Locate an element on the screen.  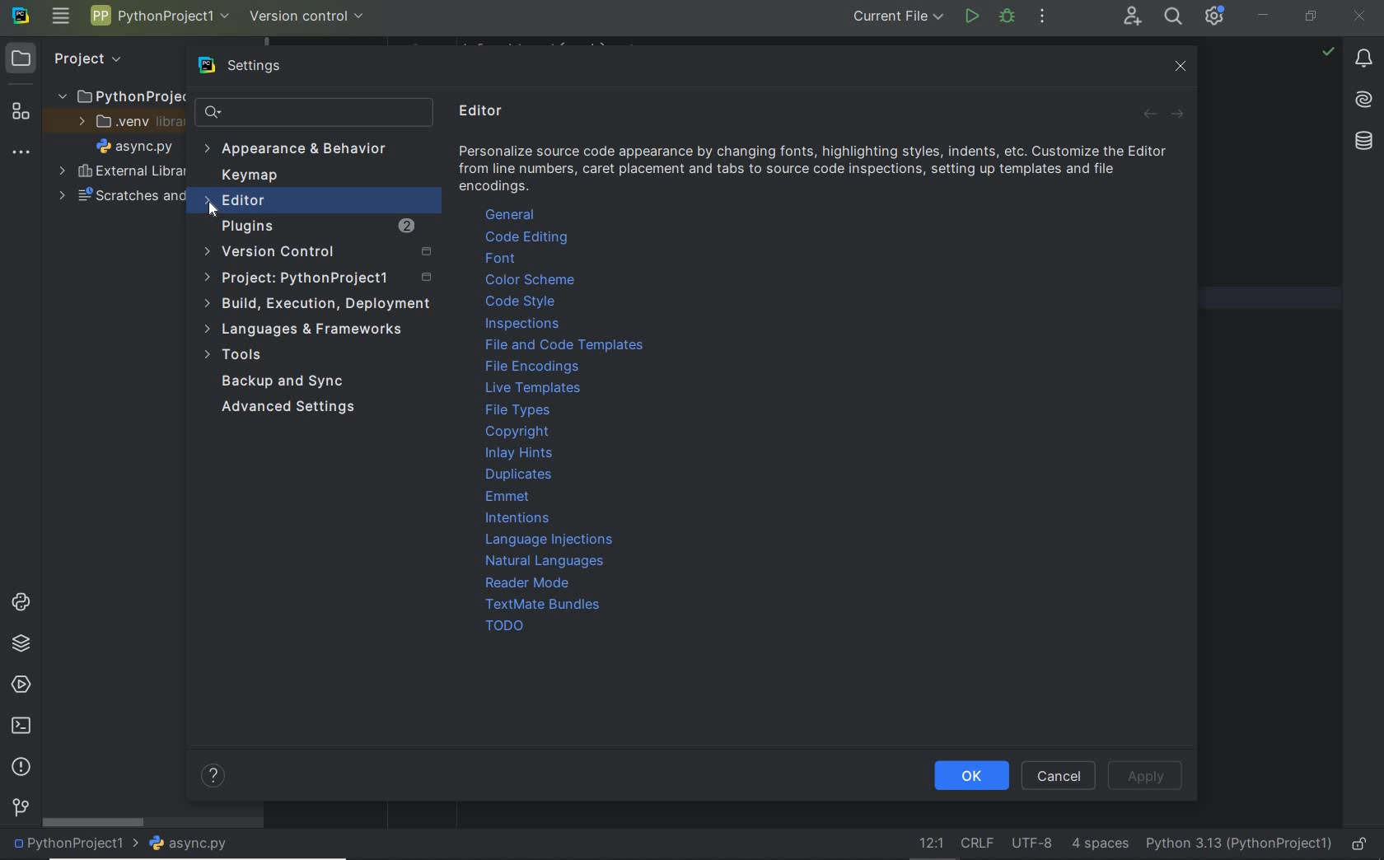
Back is located at coordinates (1149, 117).